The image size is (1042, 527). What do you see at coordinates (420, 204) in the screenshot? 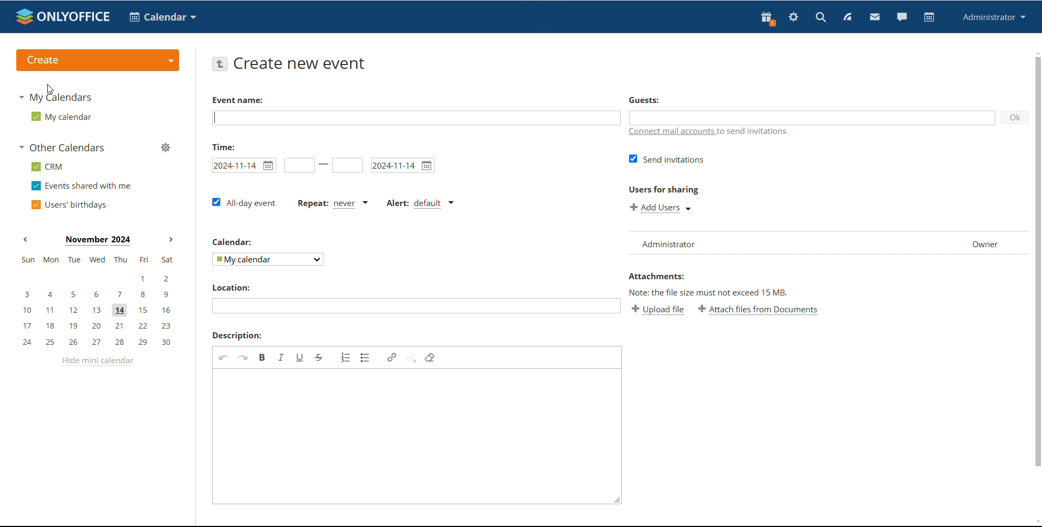
I see `alert type` at bounding box center [420, 204].